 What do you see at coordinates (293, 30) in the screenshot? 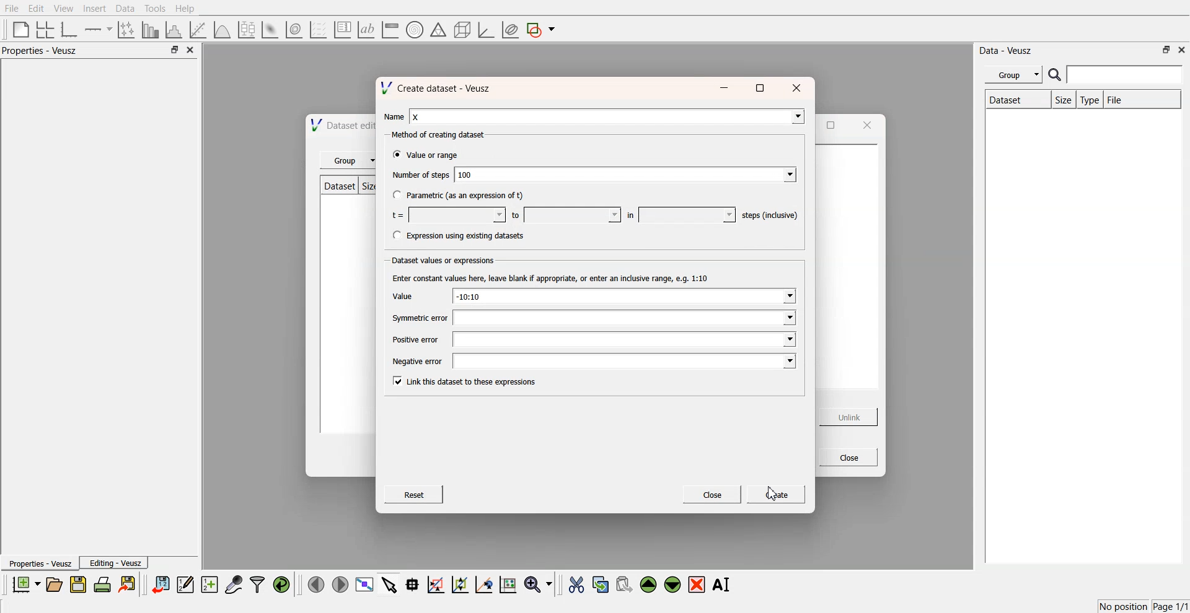
I see `plot a 2d data set as contour` at bounding box center [293, 30].